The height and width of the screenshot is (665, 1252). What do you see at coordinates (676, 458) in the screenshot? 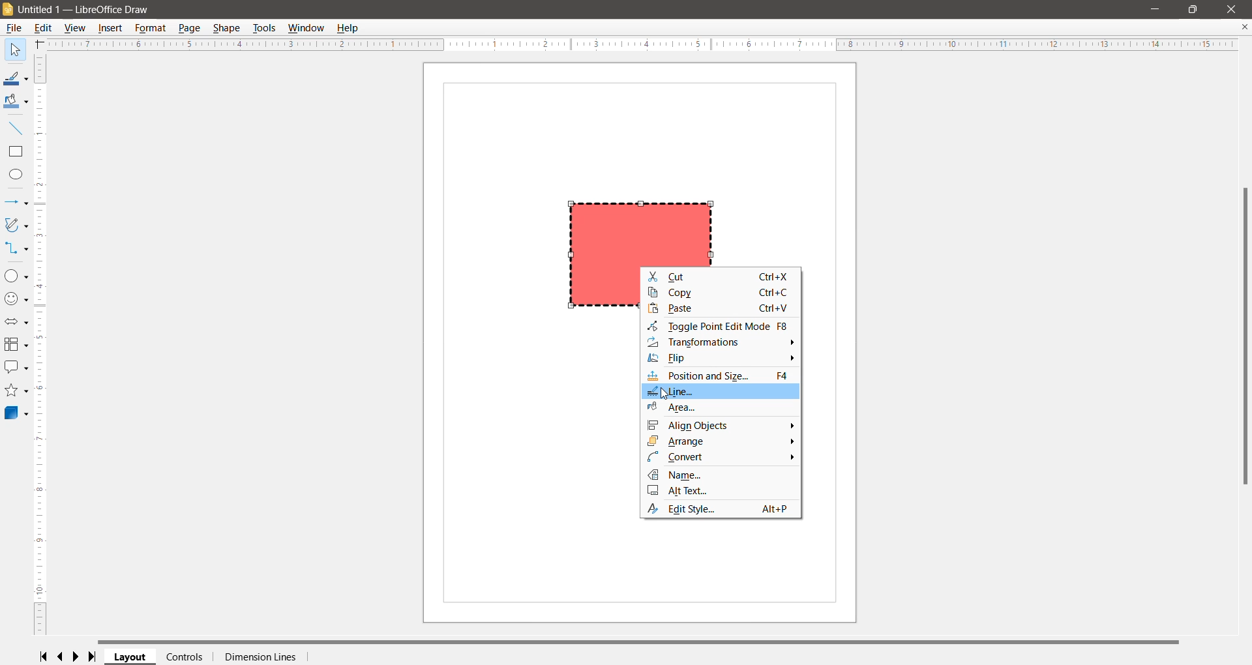
I see `Convert` at bounding box center [676, 458].